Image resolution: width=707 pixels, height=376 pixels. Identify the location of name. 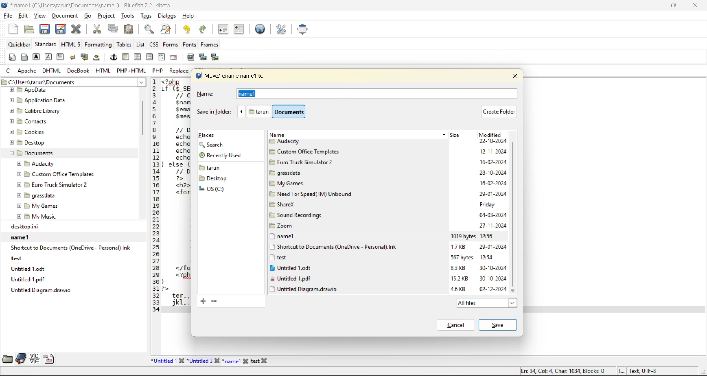
(282, 135).